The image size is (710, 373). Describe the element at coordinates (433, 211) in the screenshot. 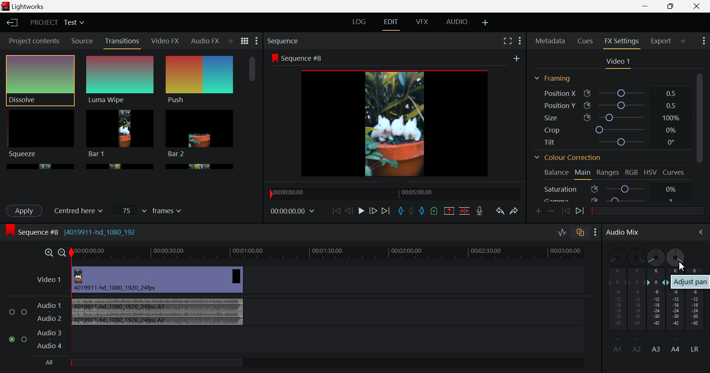

I see `Mark Cue` at that location.